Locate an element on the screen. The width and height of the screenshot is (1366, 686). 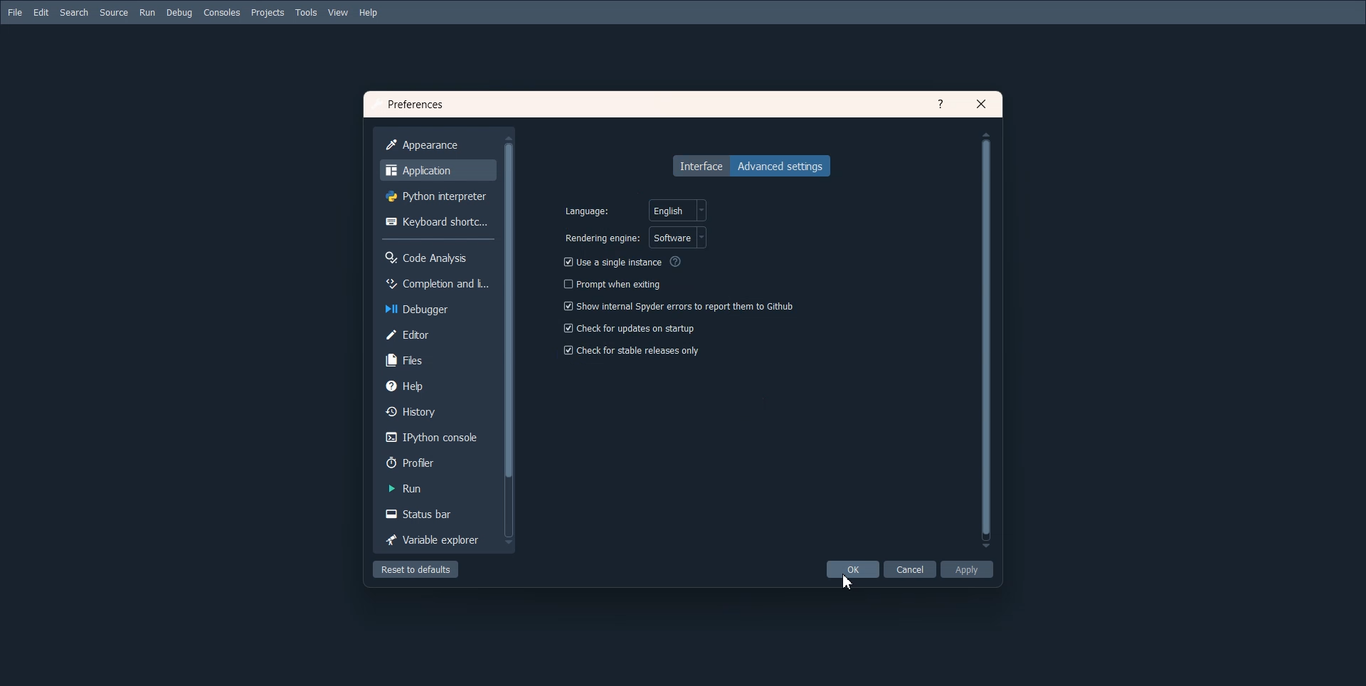
Check for stable release only  is located at coordinates (631, 350).